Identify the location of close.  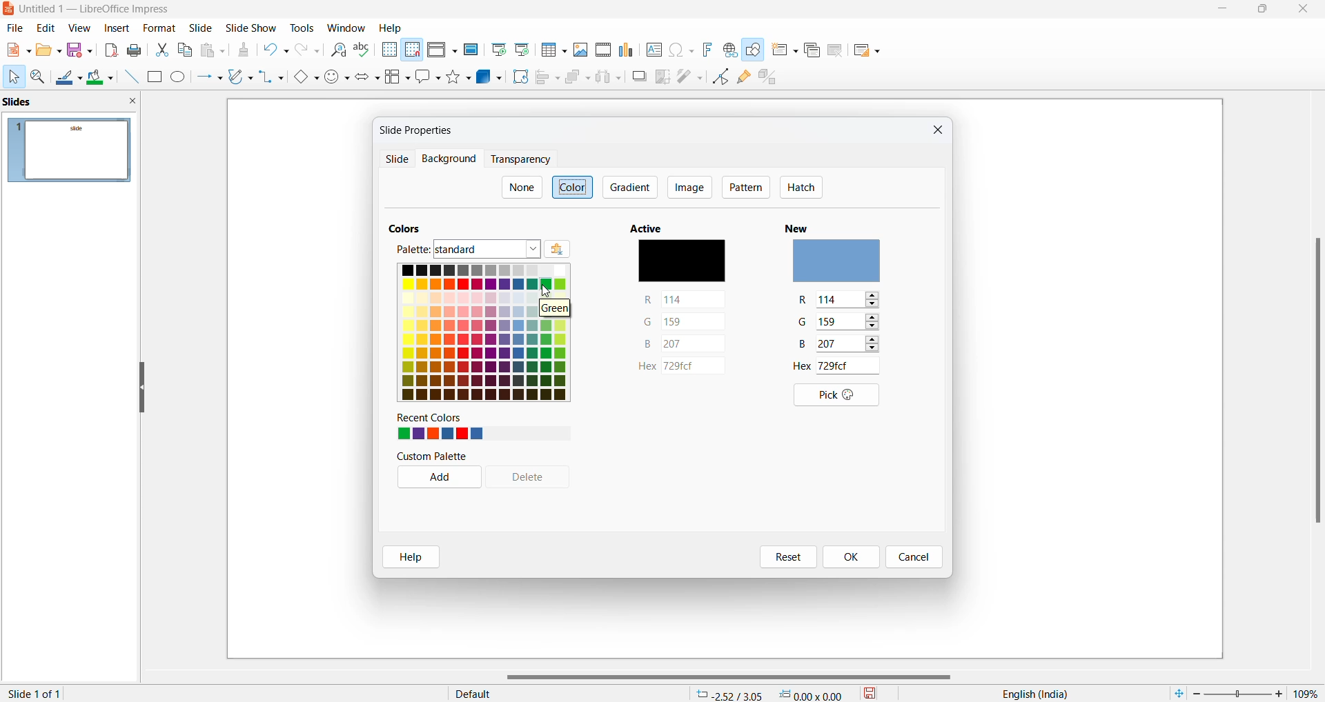
(1306, 10).